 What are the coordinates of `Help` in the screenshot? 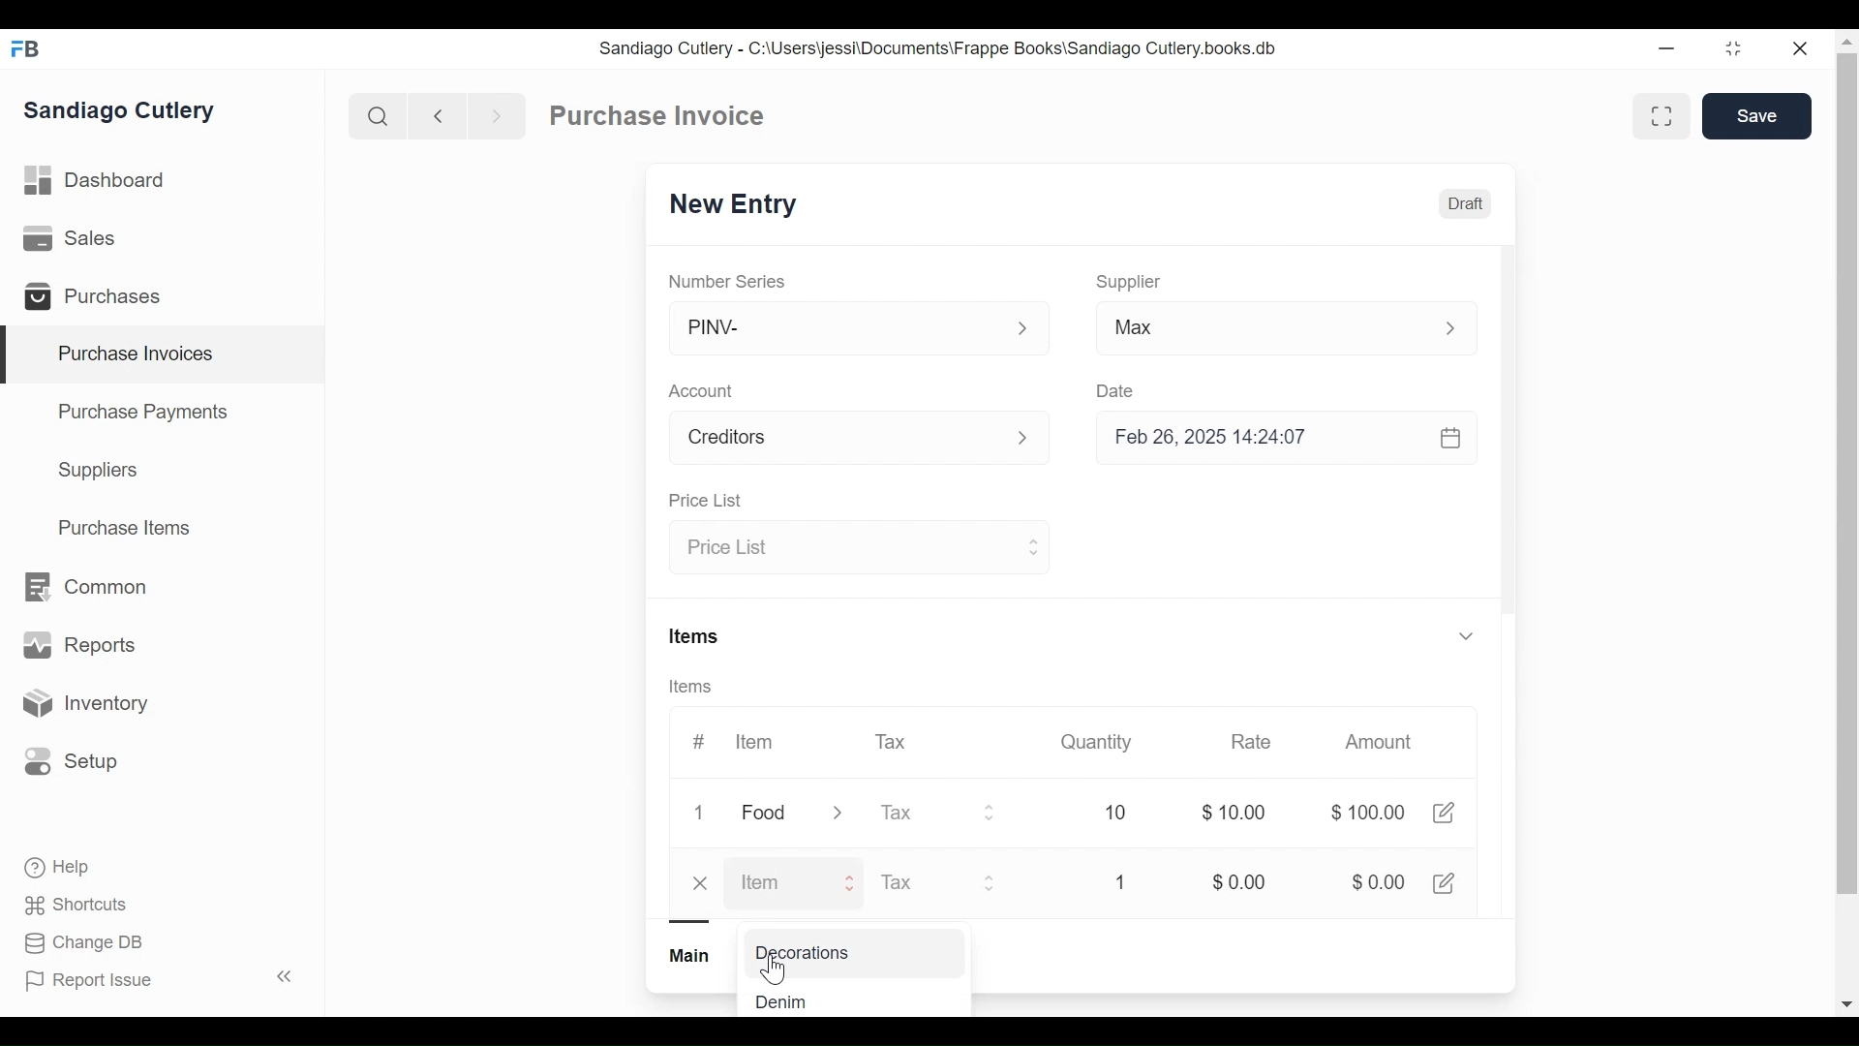 It's located at (59, 868).